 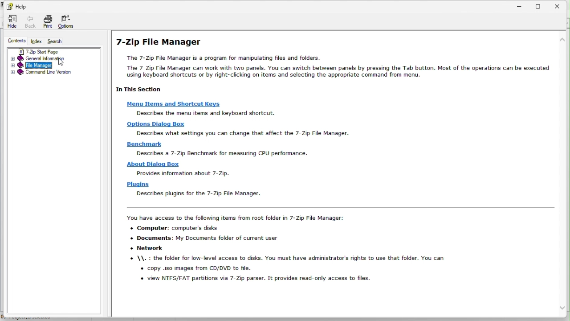 I want to click on 7 zip start page, so click(x=52, y=50).